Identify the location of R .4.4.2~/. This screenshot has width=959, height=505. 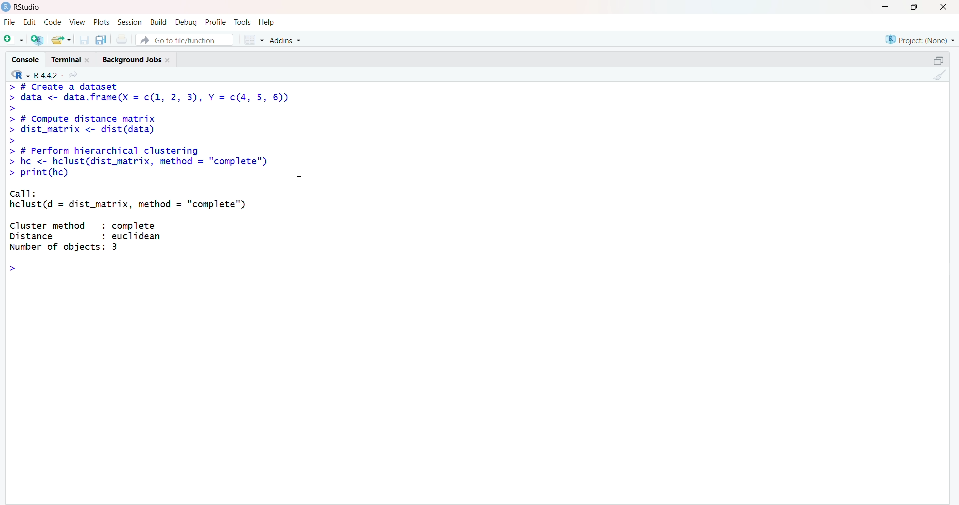
(48, 76).